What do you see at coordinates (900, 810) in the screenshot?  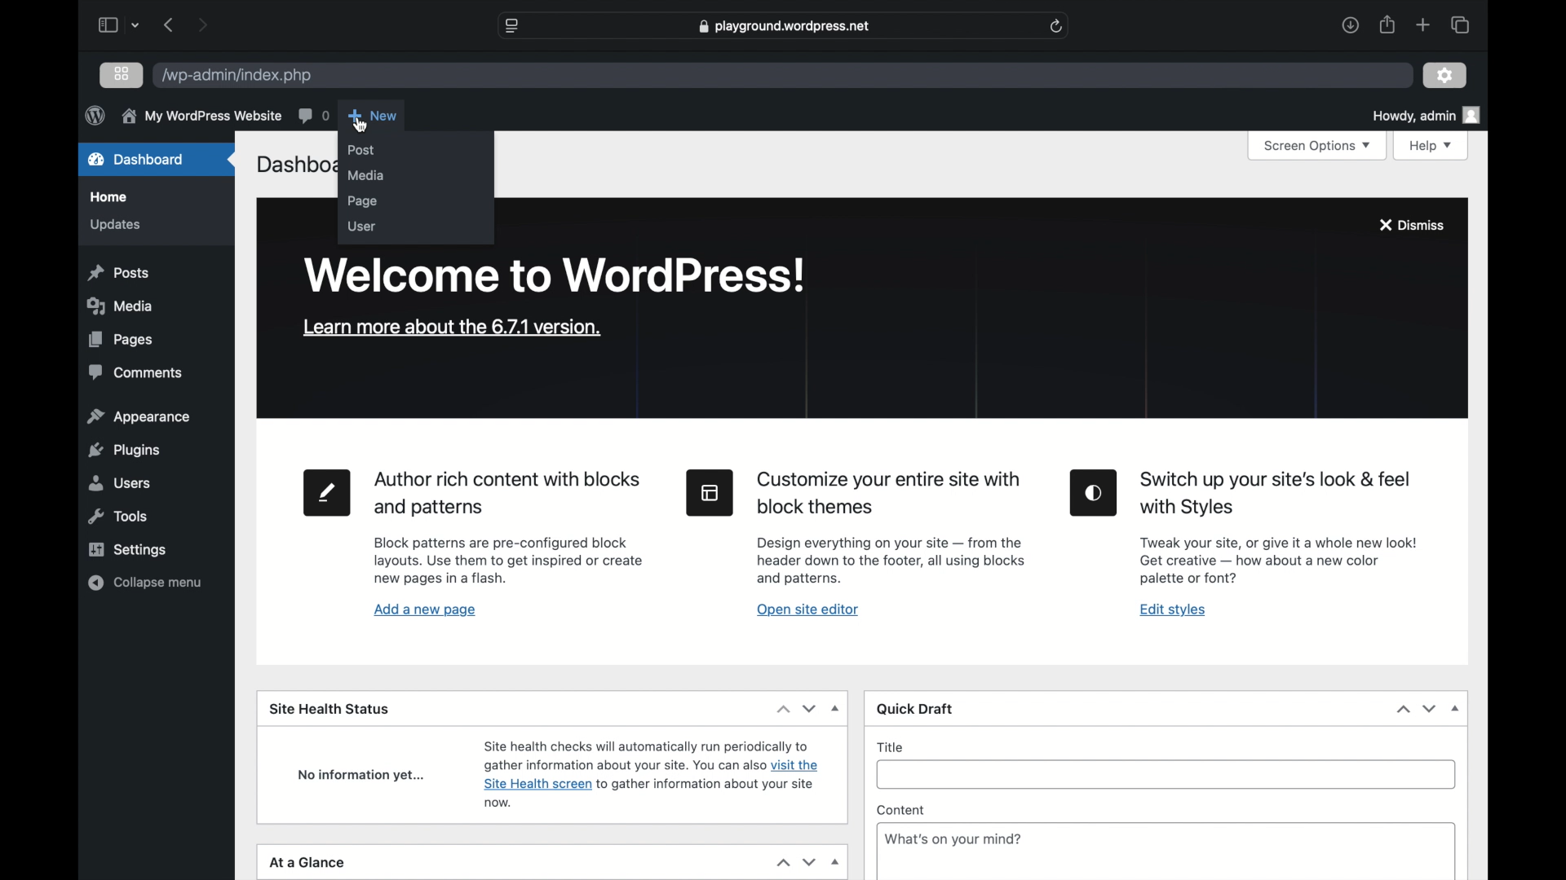 I see `content` at bounding box center [900, 810].